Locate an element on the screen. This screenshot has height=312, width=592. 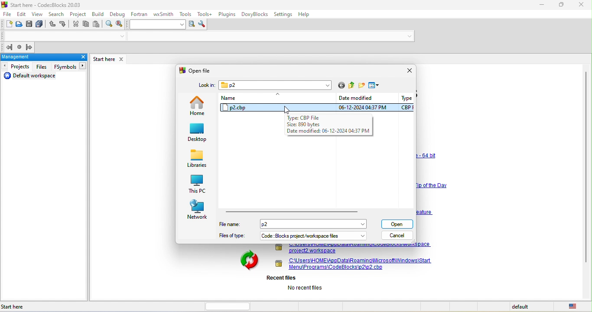
recent files is located at coordinates (295, 283).